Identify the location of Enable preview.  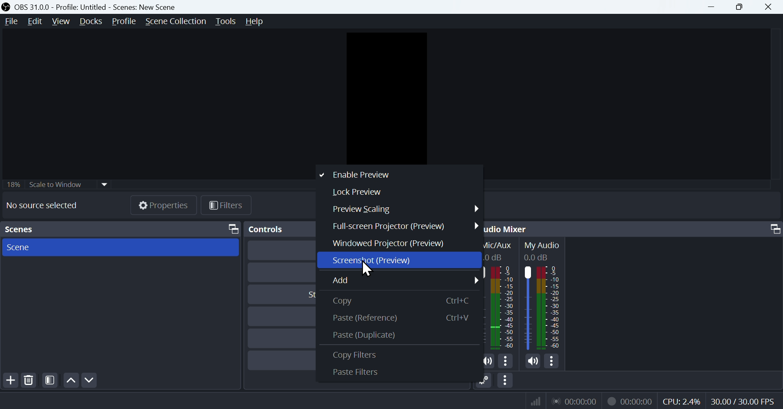
(367, 173).